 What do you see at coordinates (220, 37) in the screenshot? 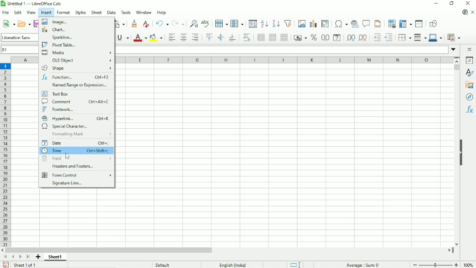
I see `Center vertically` at bounding box center [220, 37].